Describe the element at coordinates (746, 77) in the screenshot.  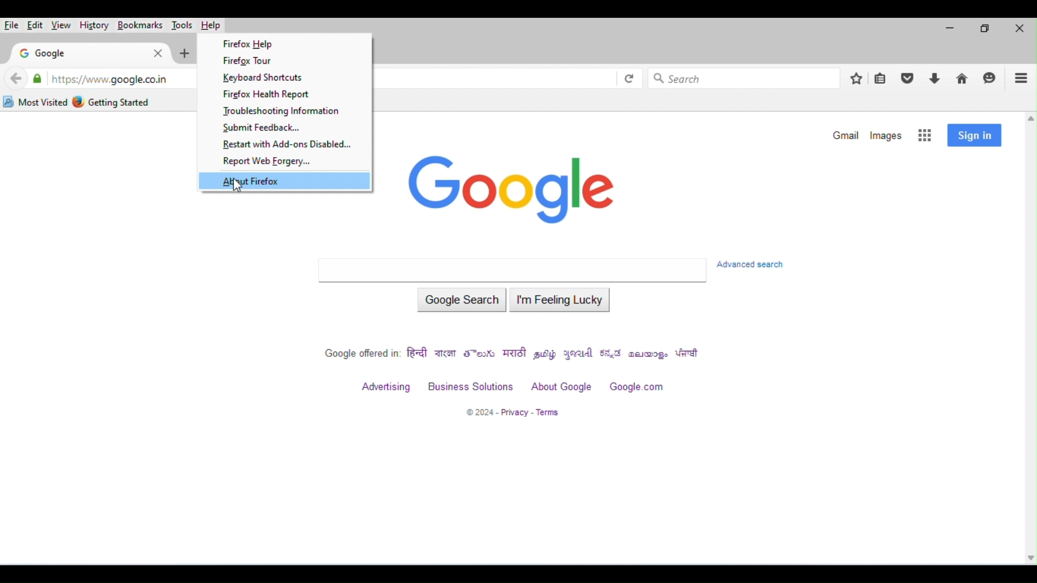
I see `search bar` at that location.